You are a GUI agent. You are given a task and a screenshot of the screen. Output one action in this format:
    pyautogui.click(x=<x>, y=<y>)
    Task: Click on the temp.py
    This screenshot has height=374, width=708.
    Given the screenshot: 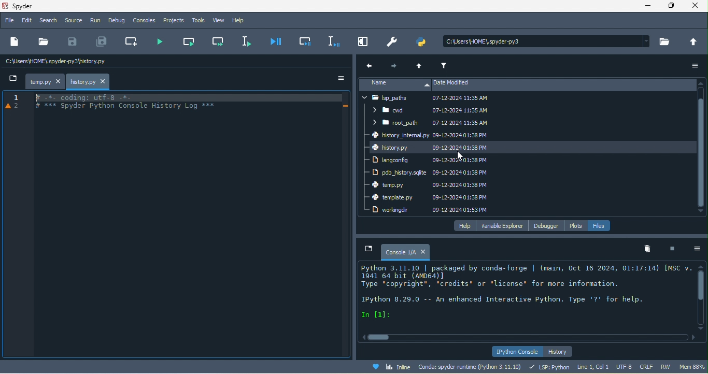 What is the action you would take?
    pyautogui.click(x=393, y=186)
    